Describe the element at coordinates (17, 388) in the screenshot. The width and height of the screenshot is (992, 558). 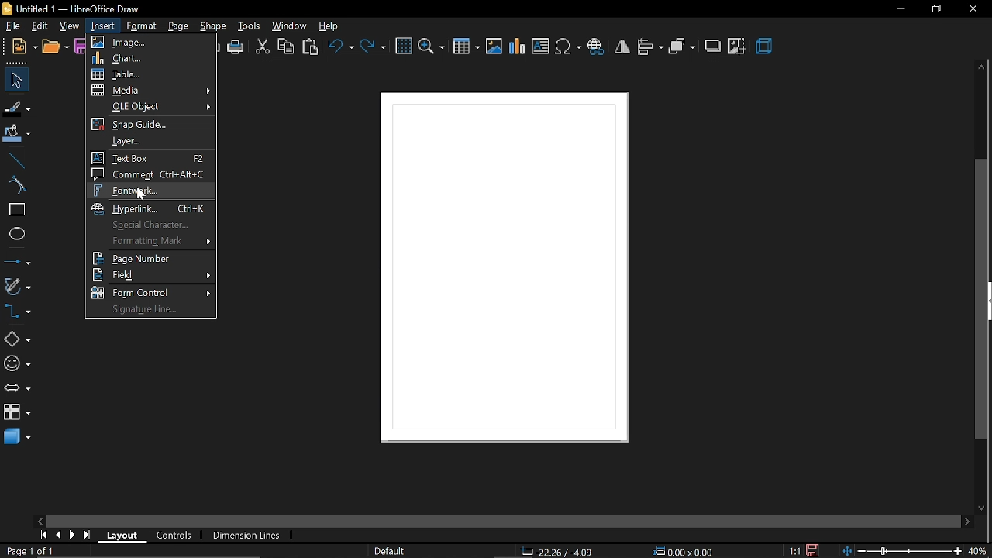
I see `arrows` at that location.